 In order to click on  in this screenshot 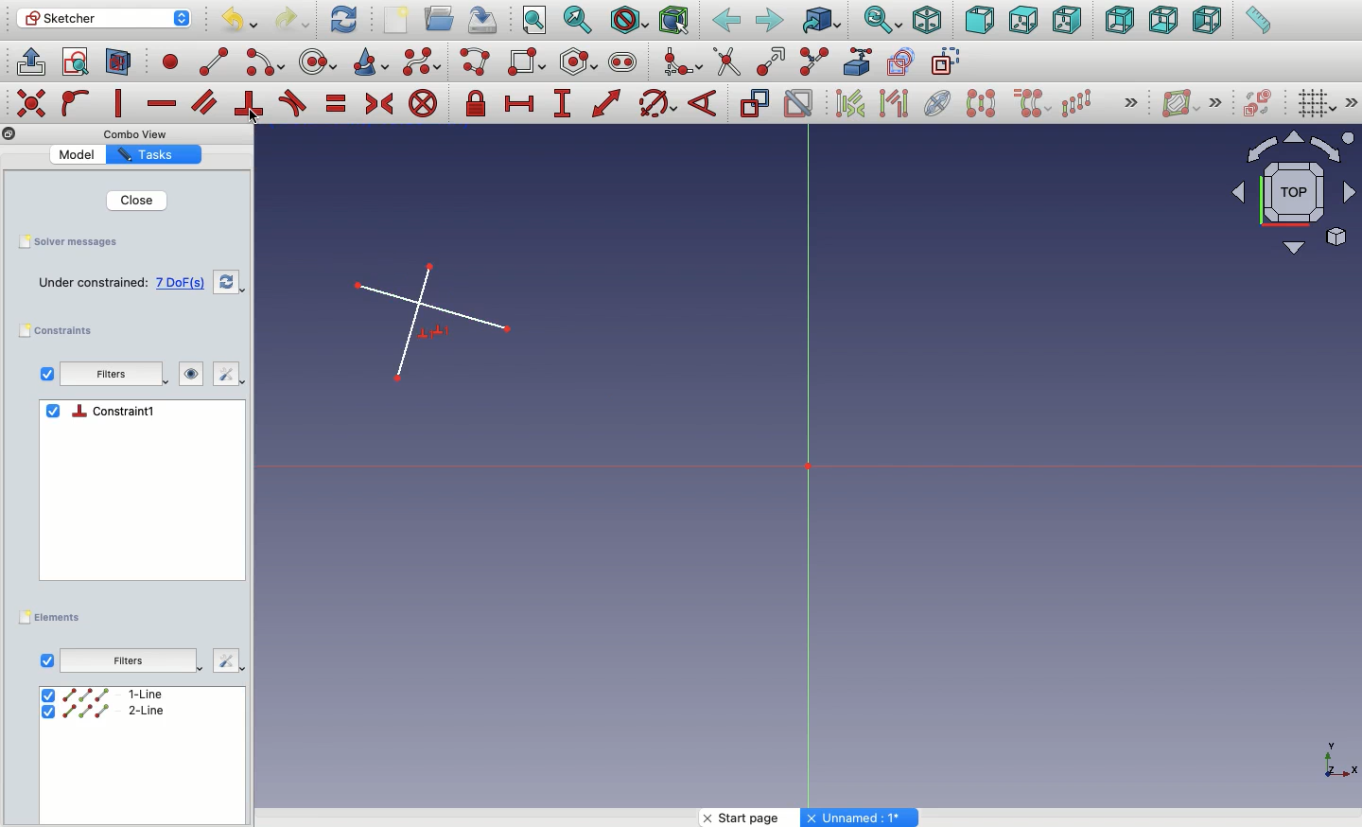, I will do `click(1333, 759)`.